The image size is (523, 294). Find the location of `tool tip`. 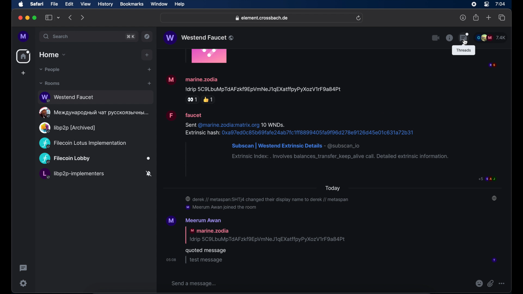

tool tip is located at coordinates (463, 50).